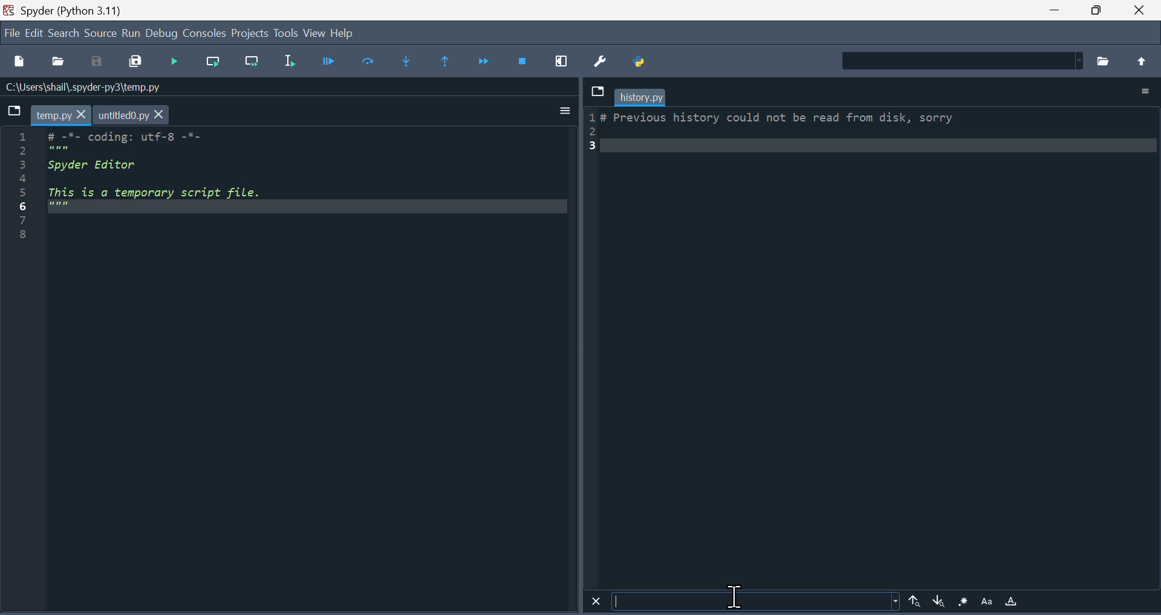 The image size is (1161, 615). I want to click on close, so click(1139, 11).